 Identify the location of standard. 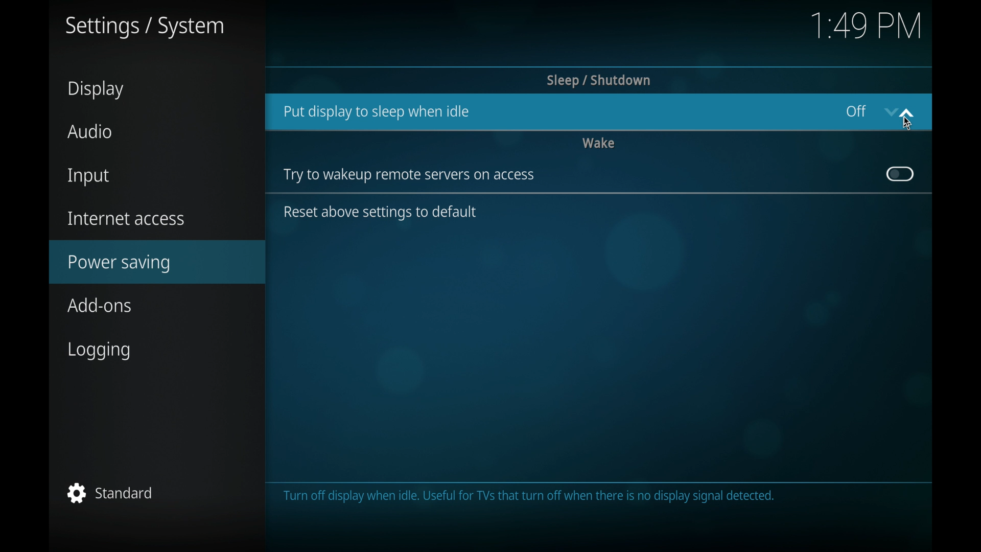
(110, 493).